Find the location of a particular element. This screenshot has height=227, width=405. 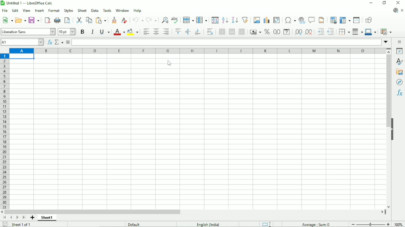

Split window is located at coordinates (357, 20).